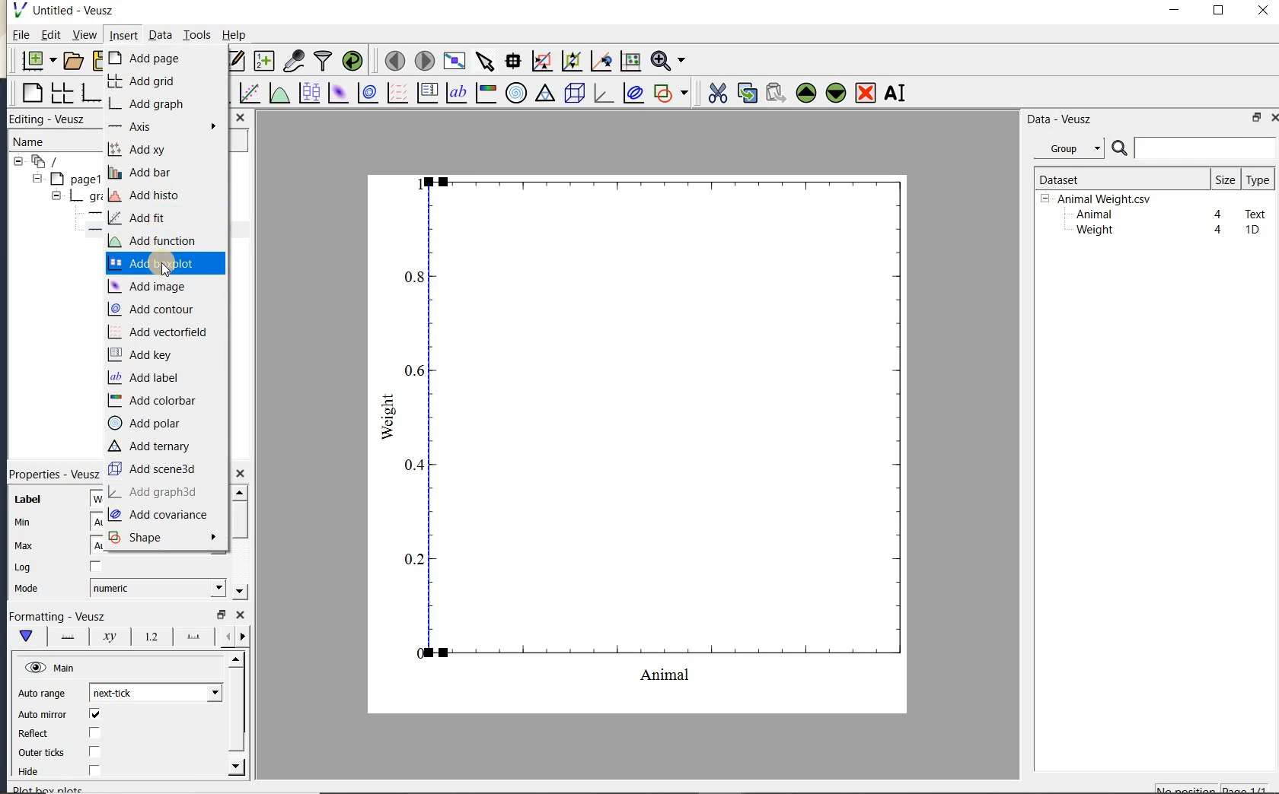  I want to click on main formatting, so click(25, 636).